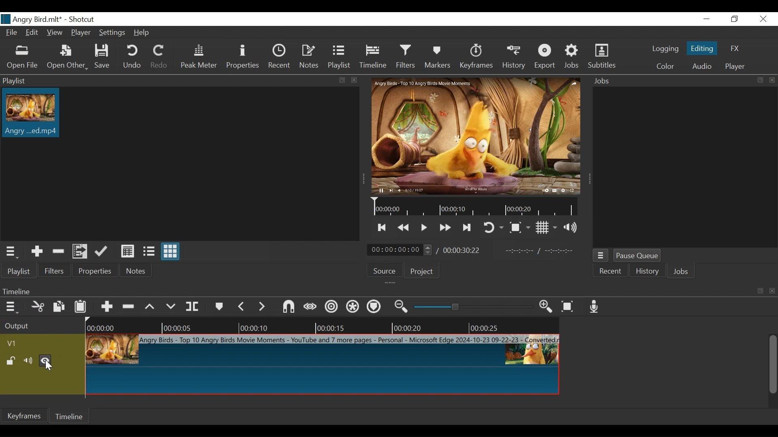  Describe the element at coordinates (423, 227) in the screenshot. I see `Toggle play or pause (space)` at that location.